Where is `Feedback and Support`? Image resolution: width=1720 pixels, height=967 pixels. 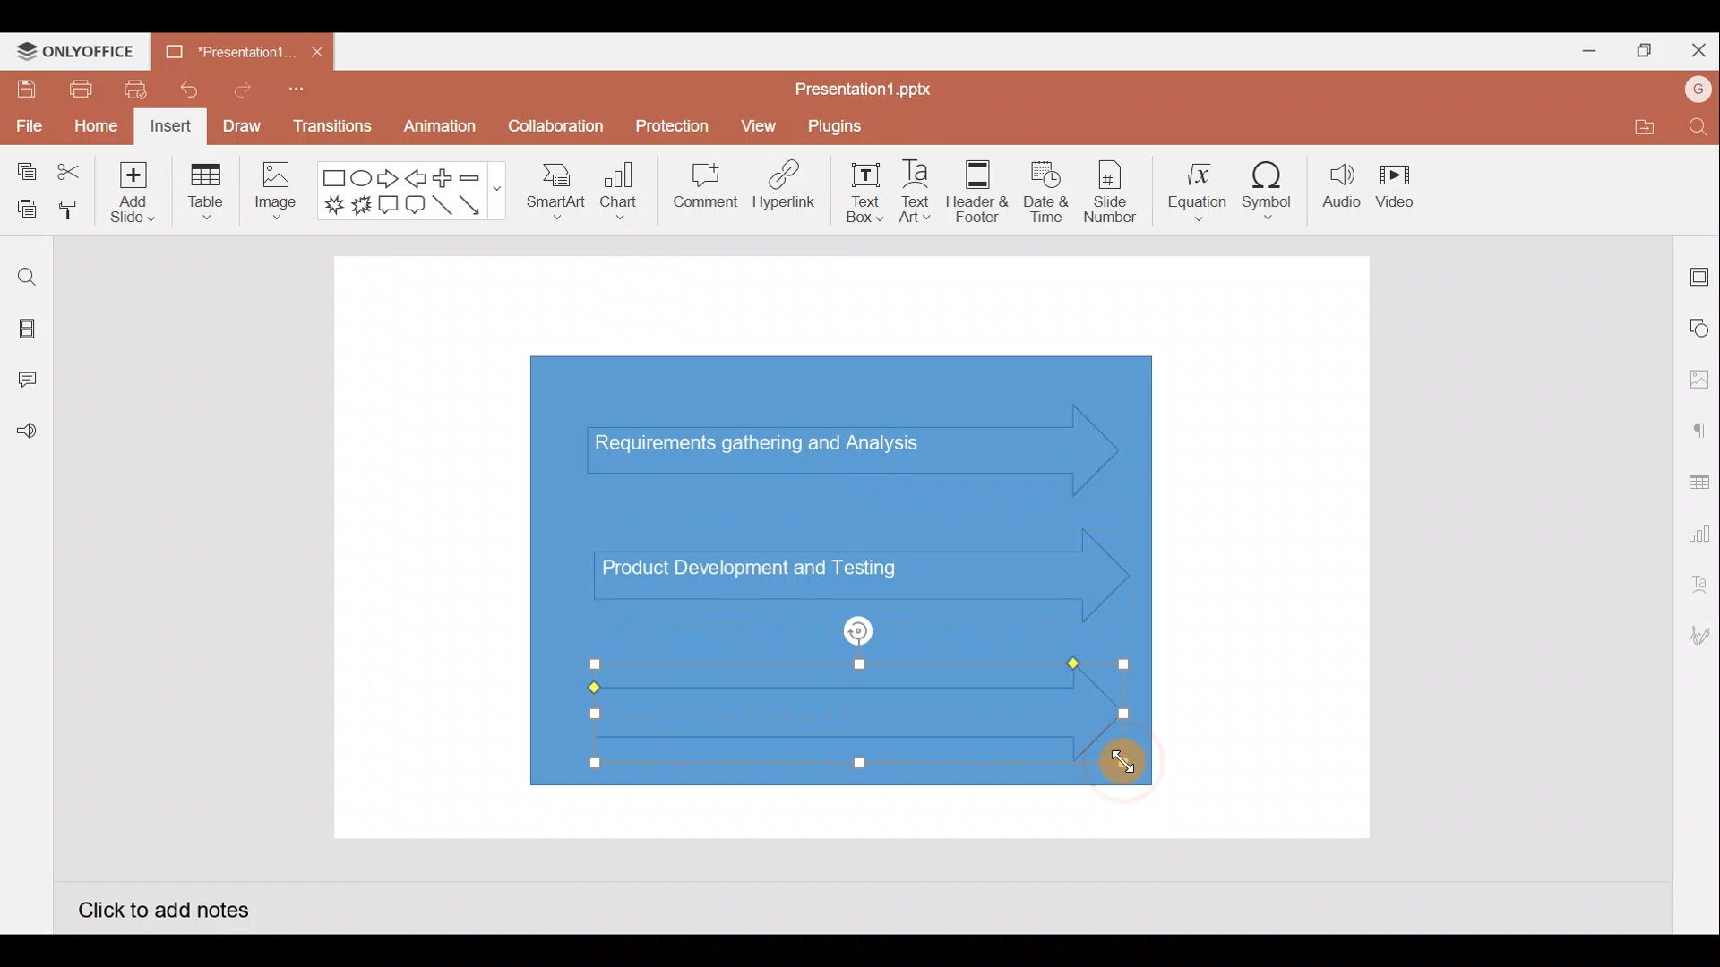 Feedback and Support is located at coordinates (26, 436).